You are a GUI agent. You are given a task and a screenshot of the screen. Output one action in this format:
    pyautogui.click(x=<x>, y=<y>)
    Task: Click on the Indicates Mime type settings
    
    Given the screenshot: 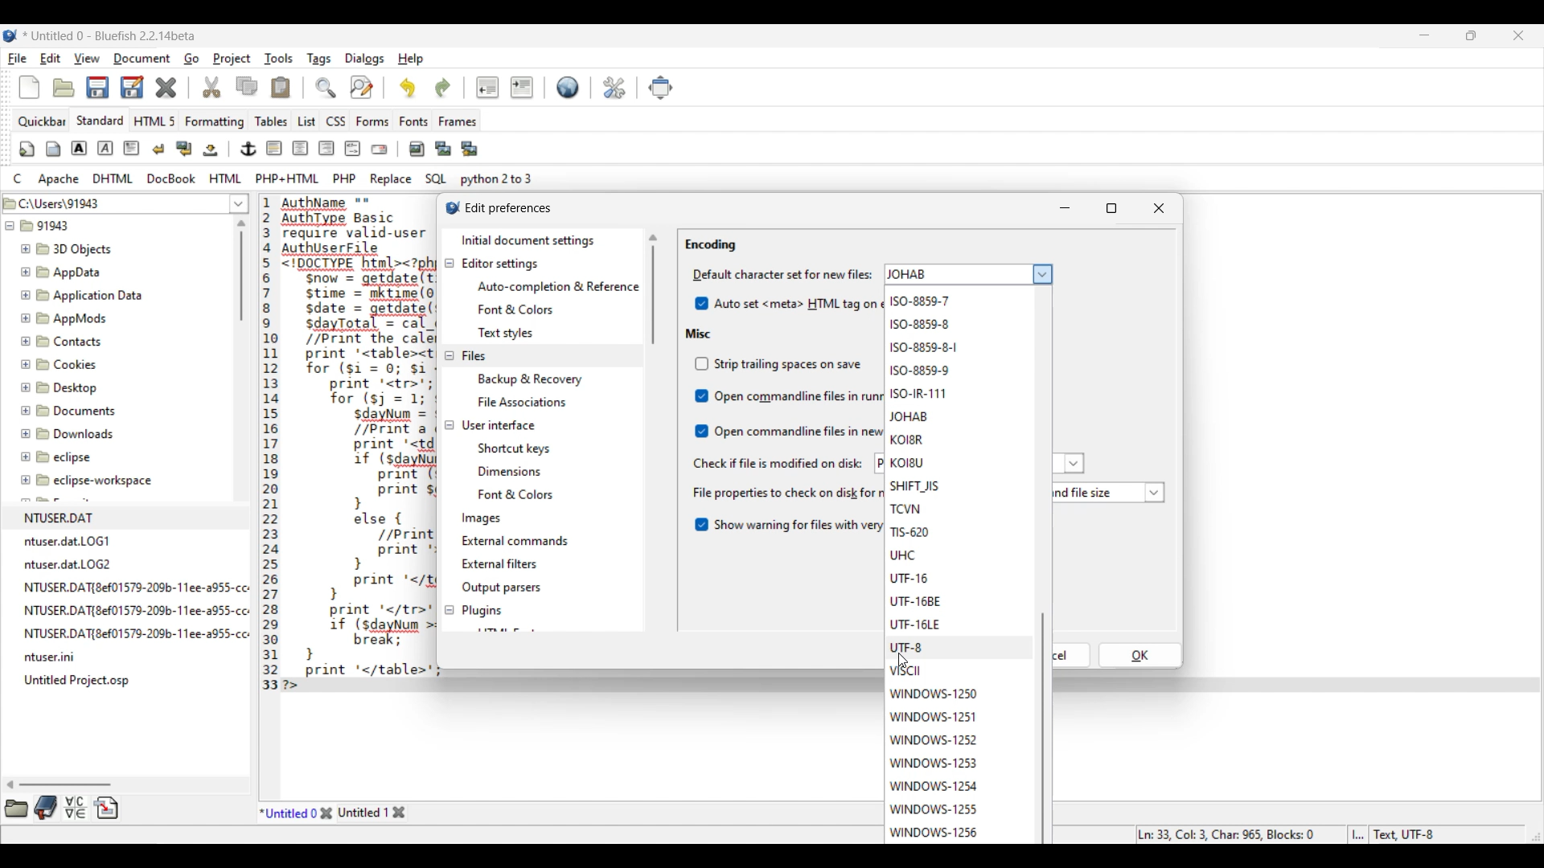 What is the action you would take?
    pyautogui.click(x=783, y=273)
    